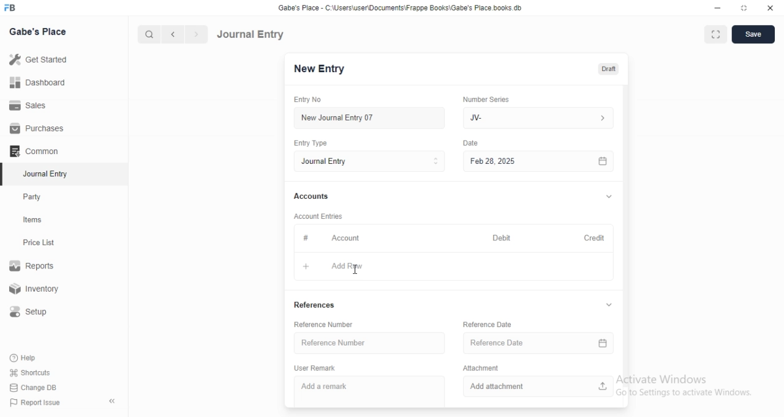  I want to click on Add a remark, so click(331, 386).